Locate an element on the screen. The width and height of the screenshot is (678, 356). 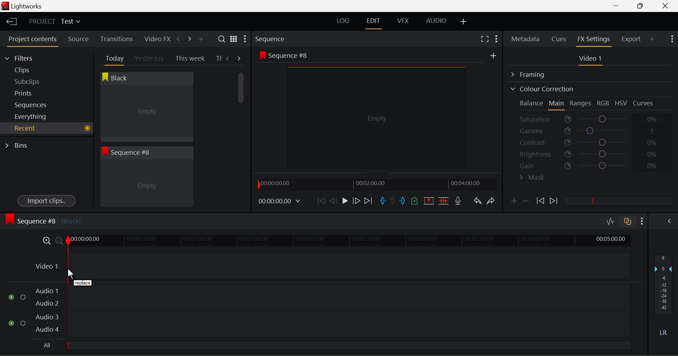
Export Panel is located at coordinates (632, 39).